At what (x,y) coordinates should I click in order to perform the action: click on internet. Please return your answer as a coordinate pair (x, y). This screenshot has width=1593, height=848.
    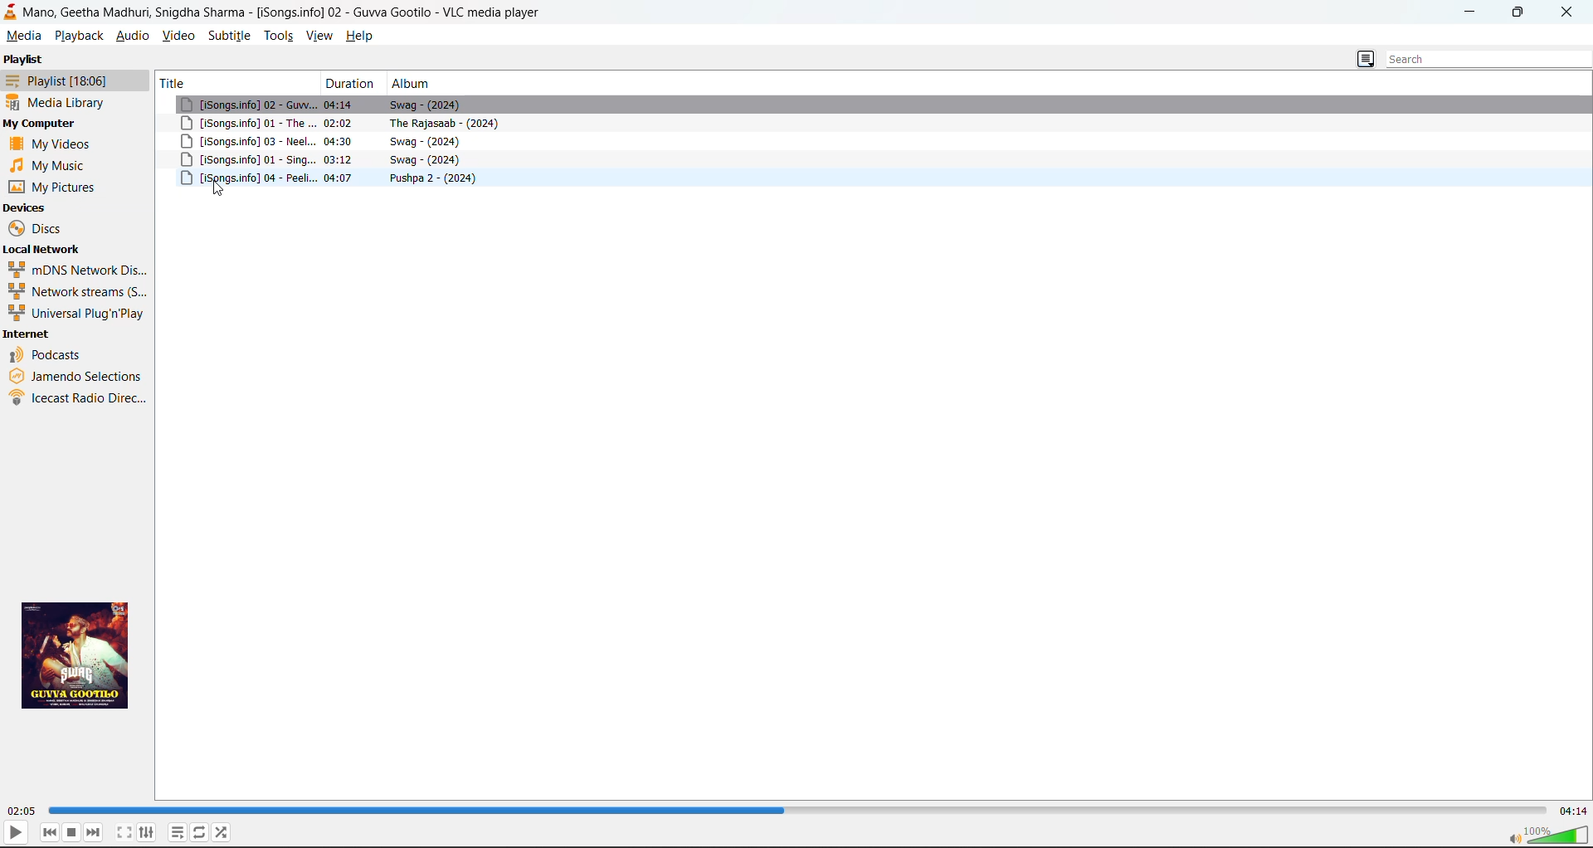
    Looking at the image, I should click on (28, 335).